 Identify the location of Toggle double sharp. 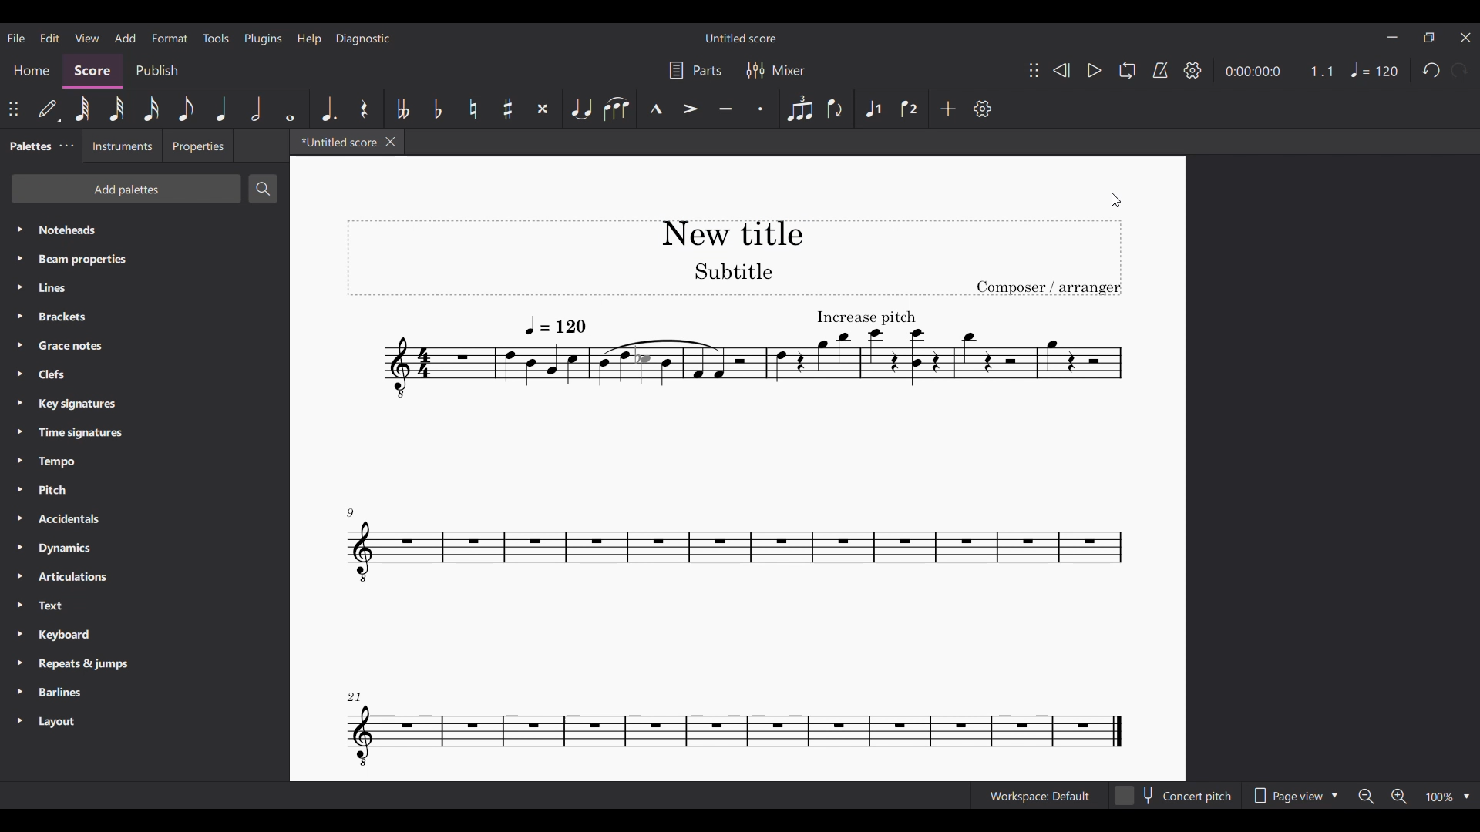
(543, 109).